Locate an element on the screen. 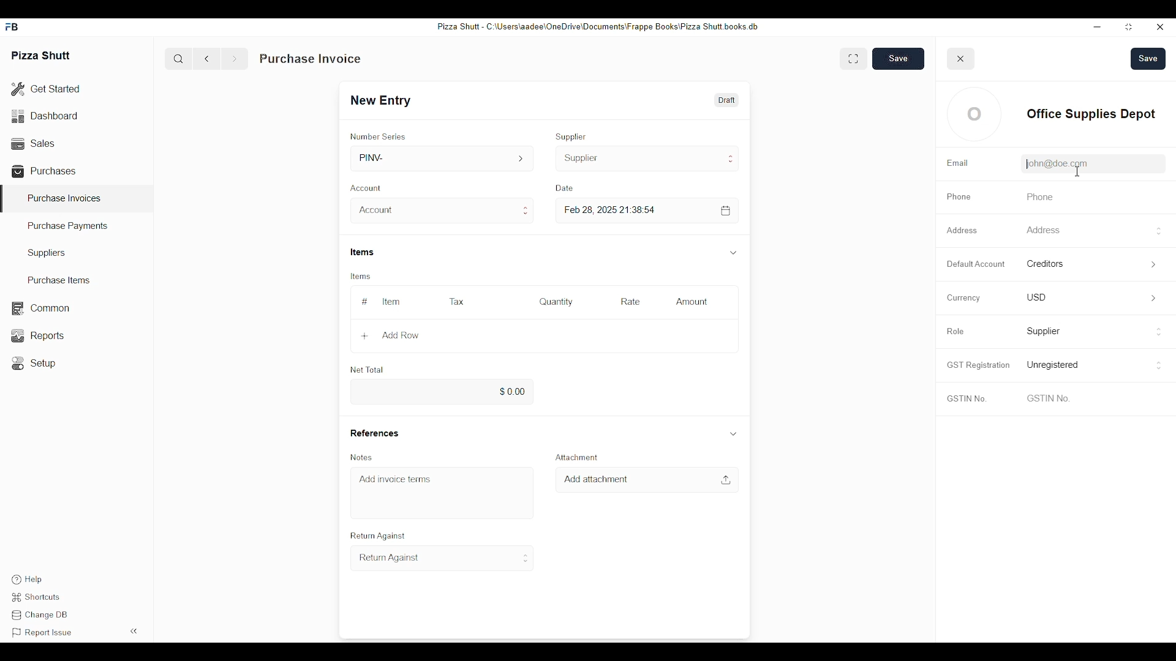 The image size is (1176, 661). Supplier is located at coordinates (1044, 332).